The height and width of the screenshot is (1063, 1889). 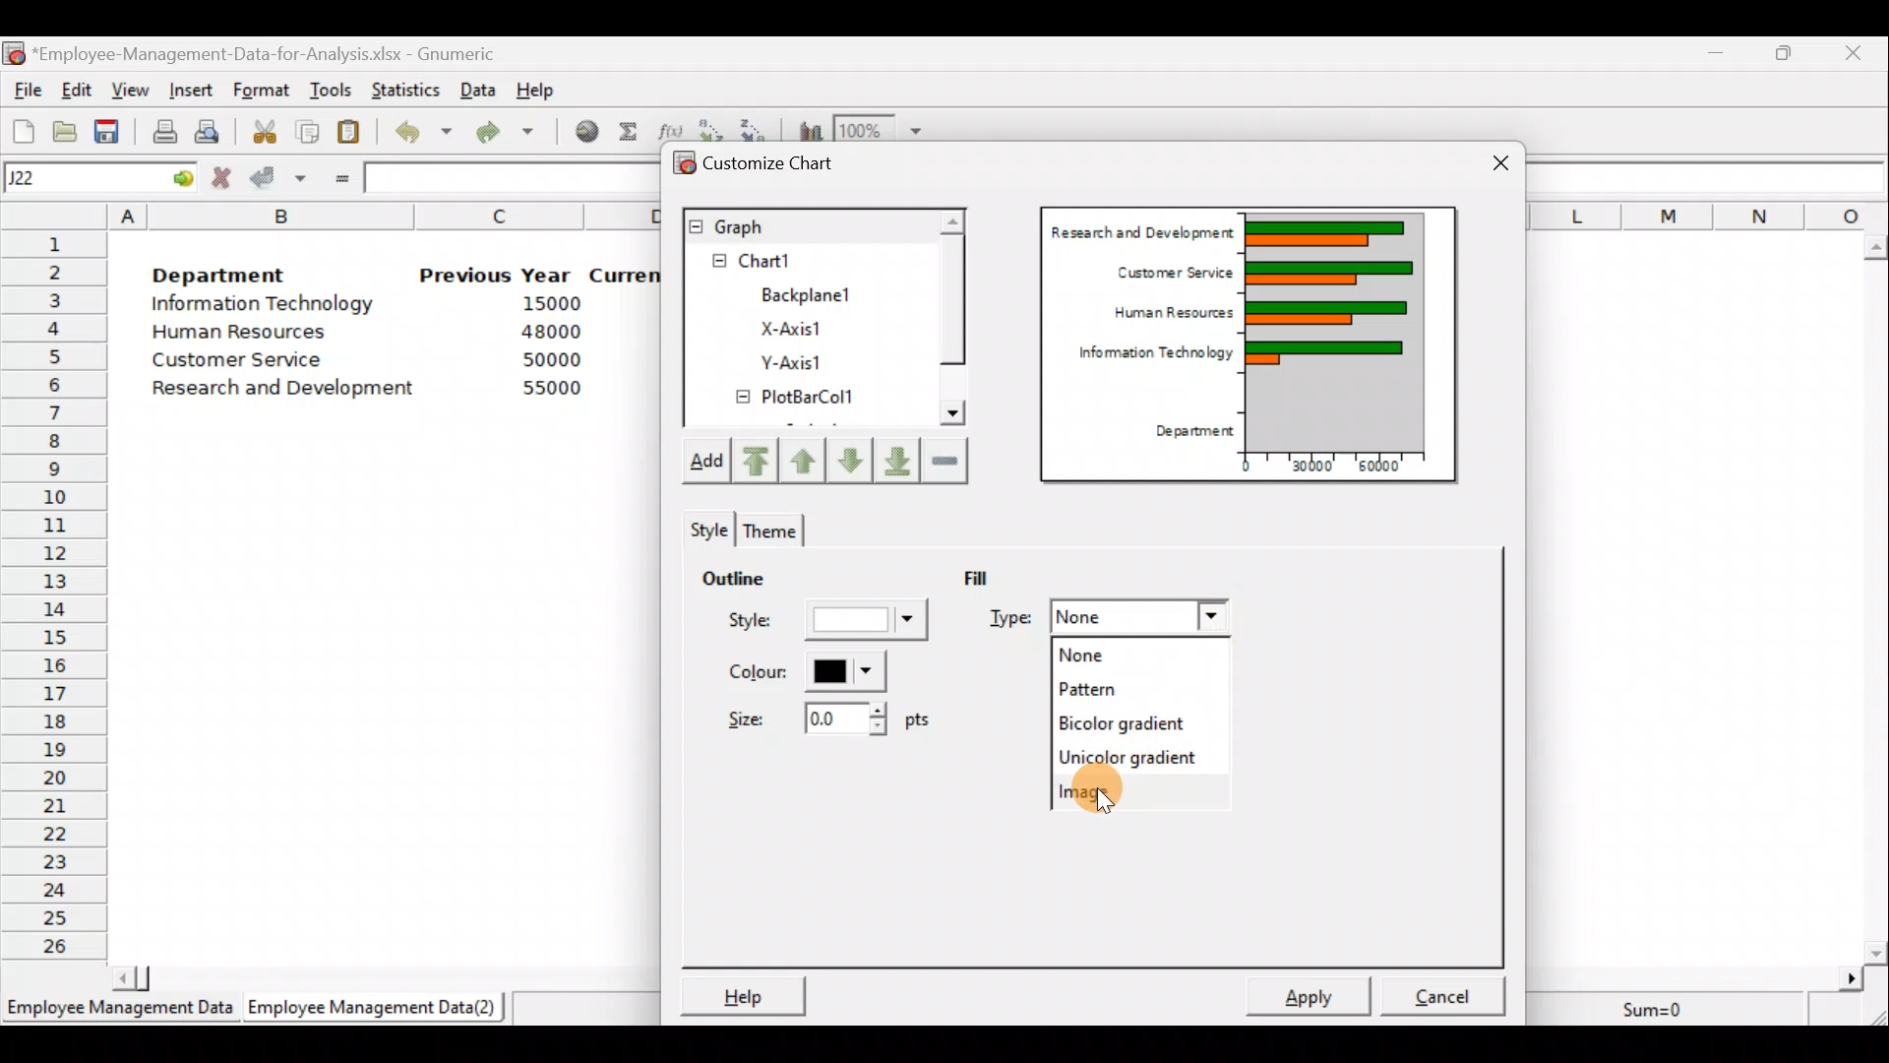 What do you see at coordinates (516, 134) in the screenshot?
I see `Redo undone action` at bounding box center [516, 134].